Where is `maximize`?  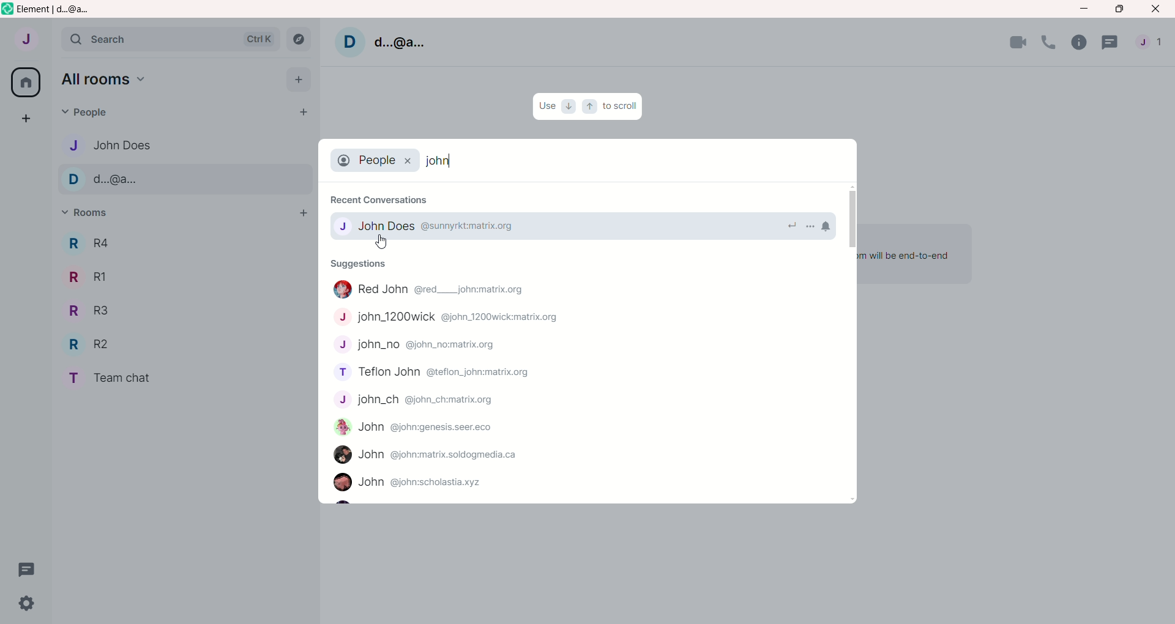 maximize is located at coordinates (1118, 9).